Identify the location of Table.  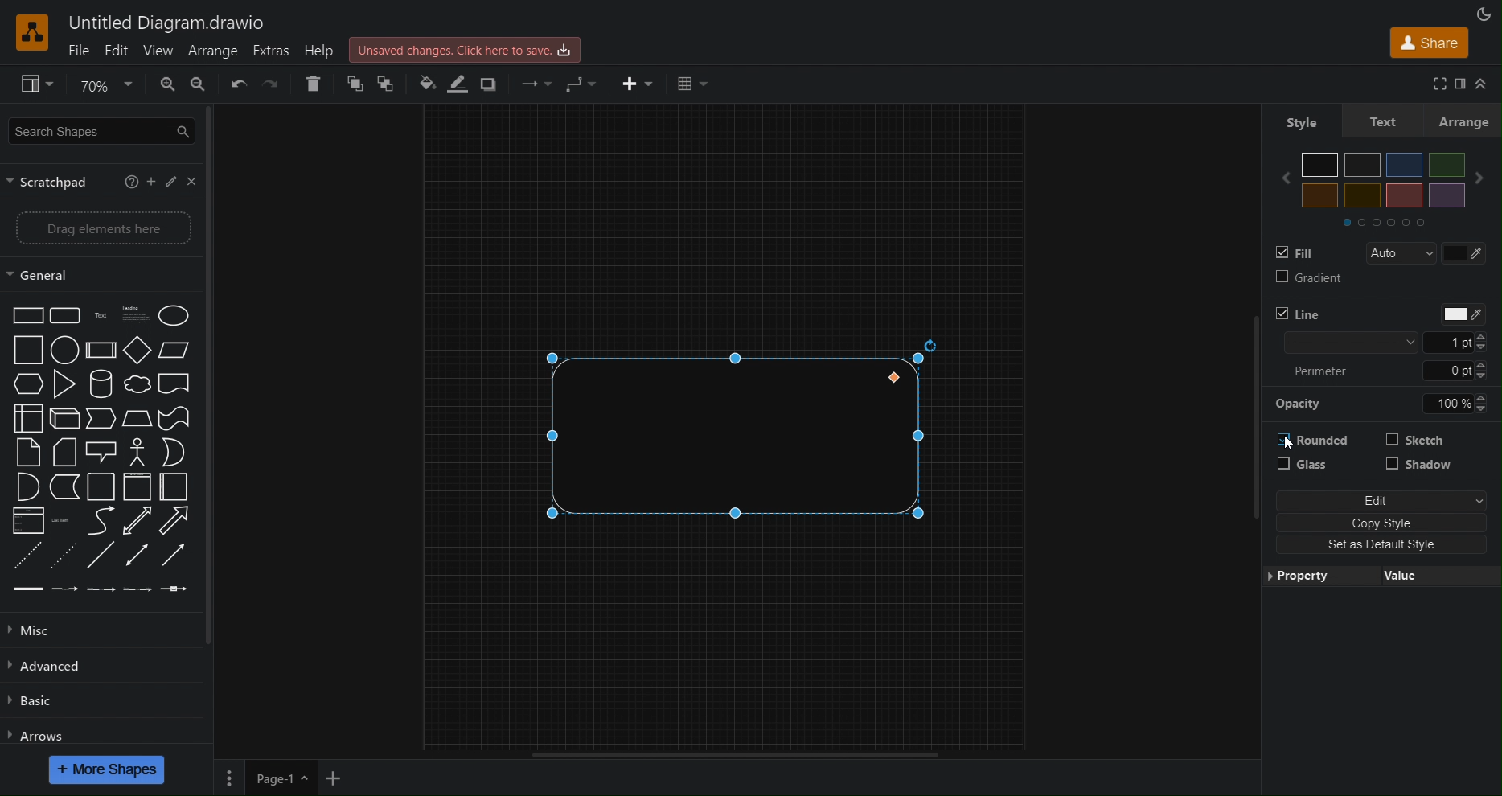
(691, 82).